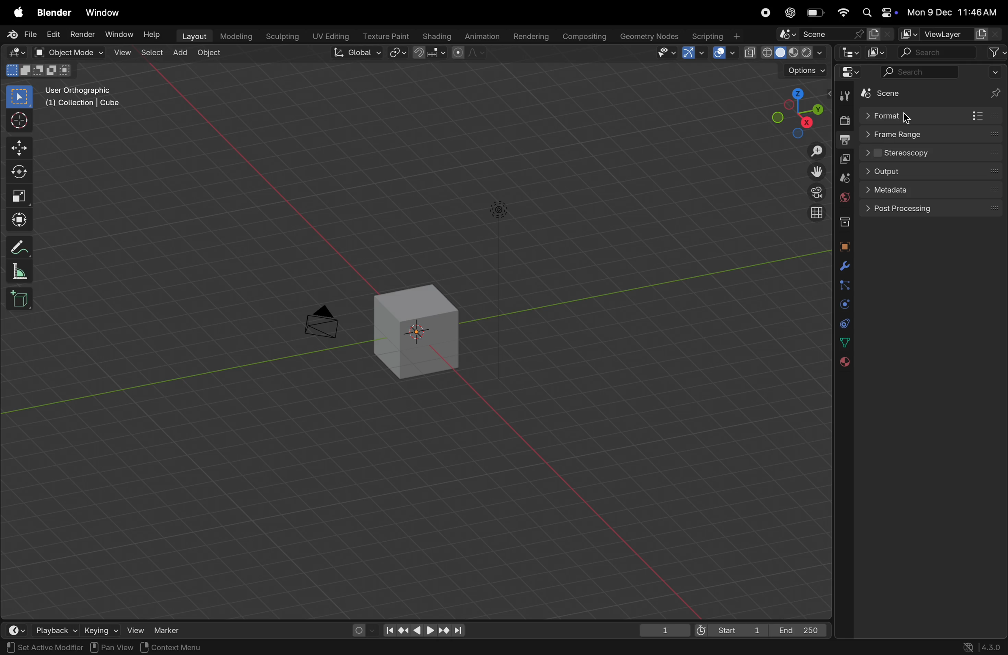 The height and width of the screenshot is (655, 1008). Describe the element at coordinates (152, 54) in the screenshot. I see `select` at that location.